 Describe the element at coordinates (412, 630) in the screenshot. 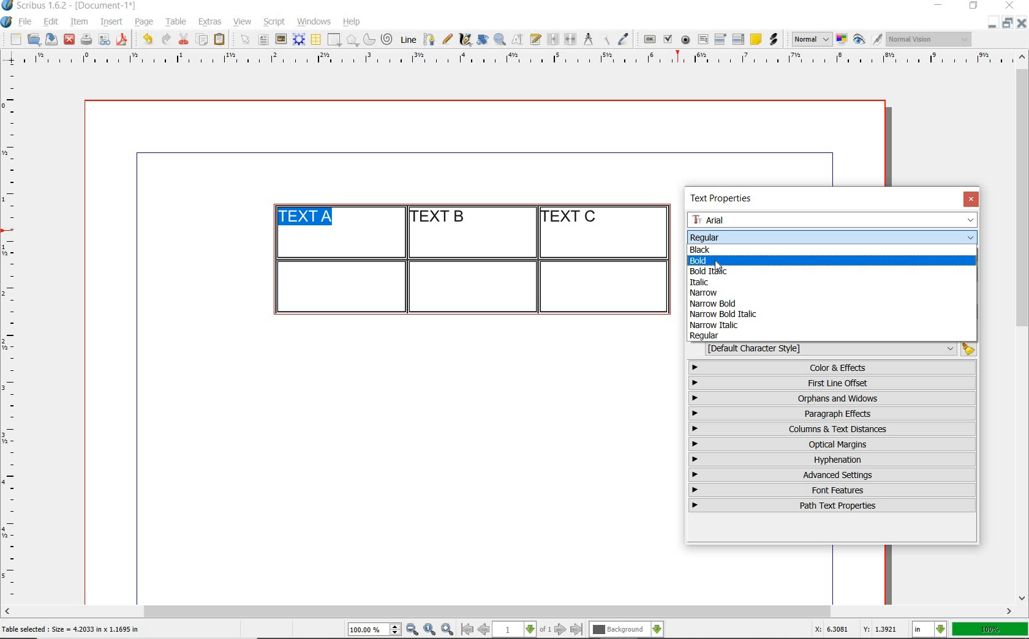

I see `zoom out` at that location.